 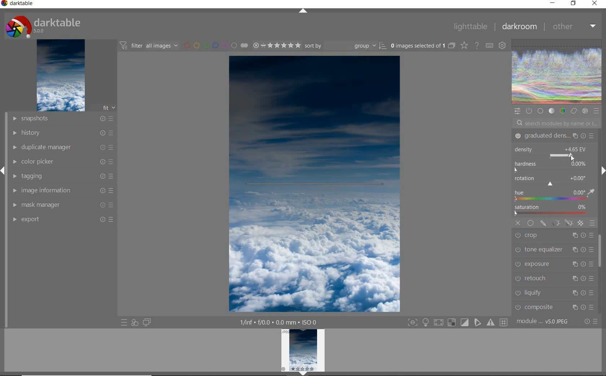 I want to click on DEFINE KEYBOARD SHORTCUT, so click(x=489, y=46).